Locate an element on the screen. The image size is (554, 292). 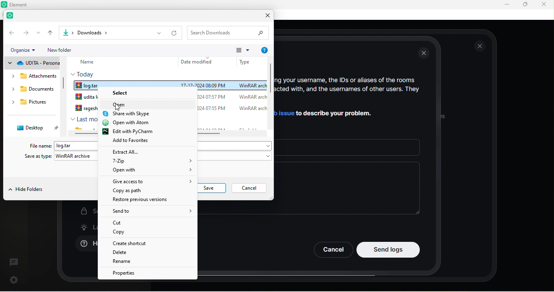
open is located at coordinates (122, 104).